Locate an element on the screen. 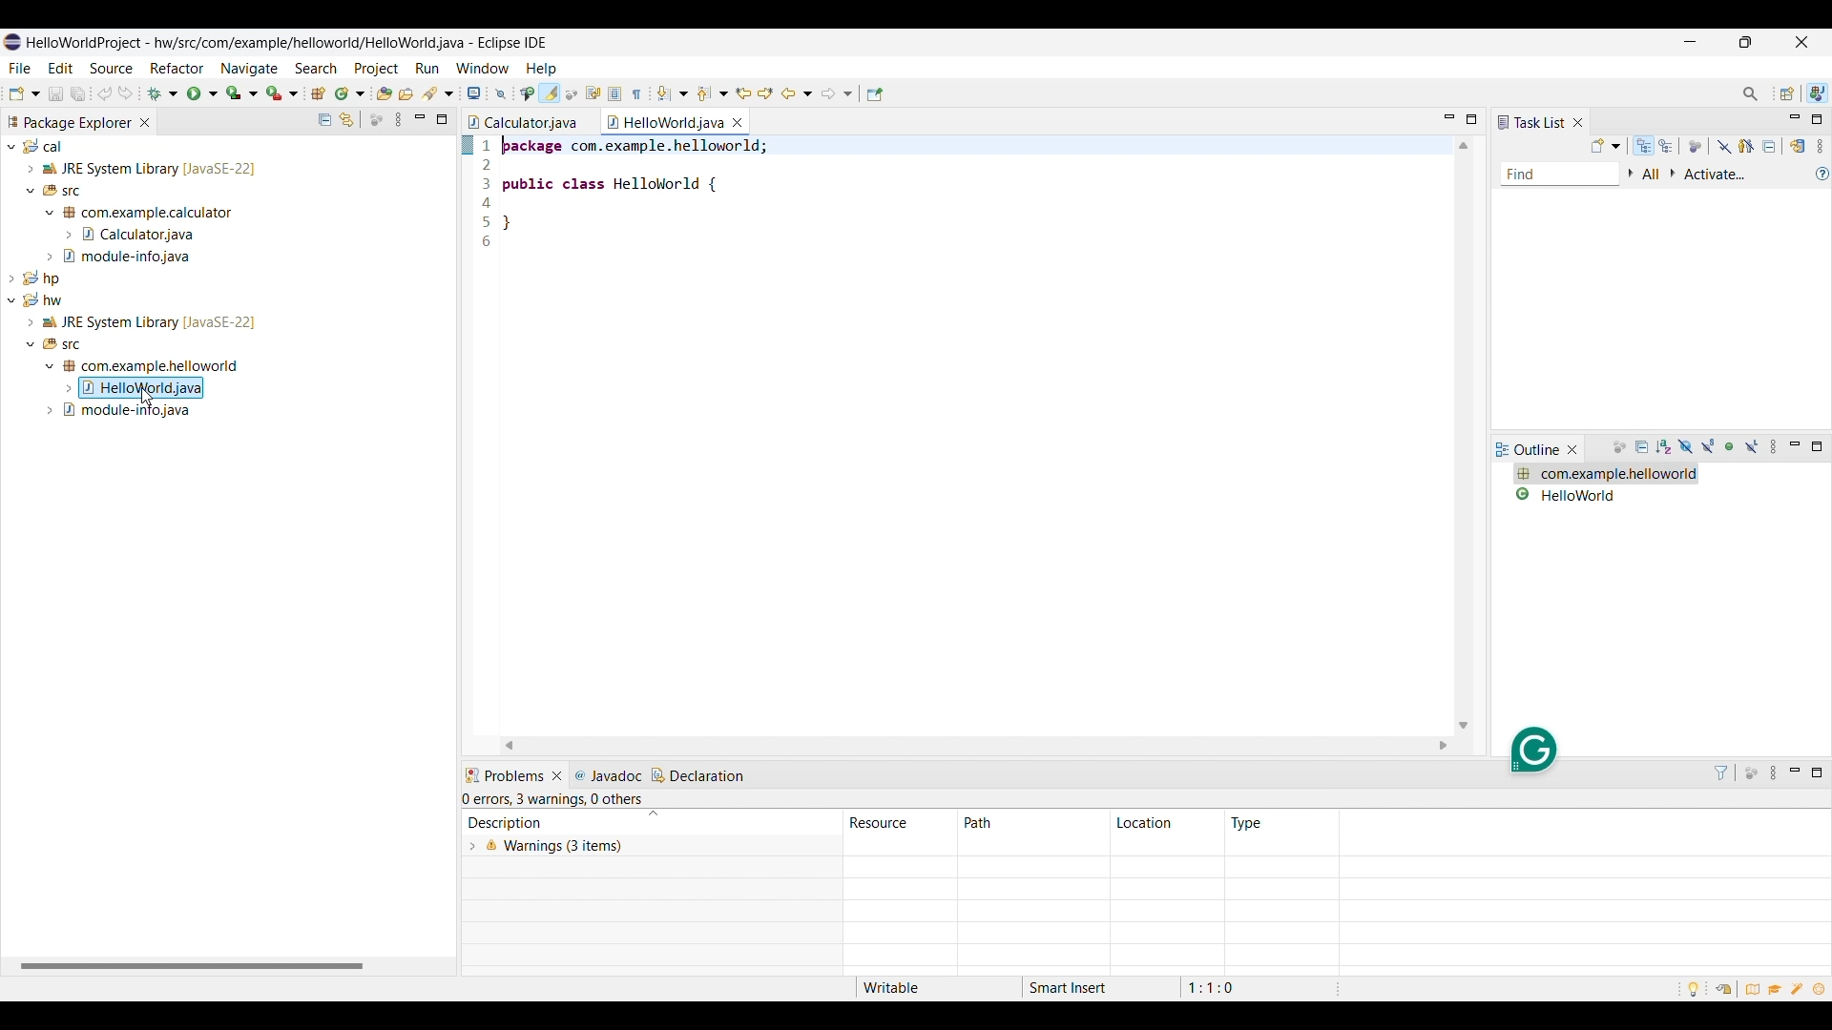 Image resolution: width=1832 pixels, height=1030 pixels. Select working set is located at coordinates (1631, 174).